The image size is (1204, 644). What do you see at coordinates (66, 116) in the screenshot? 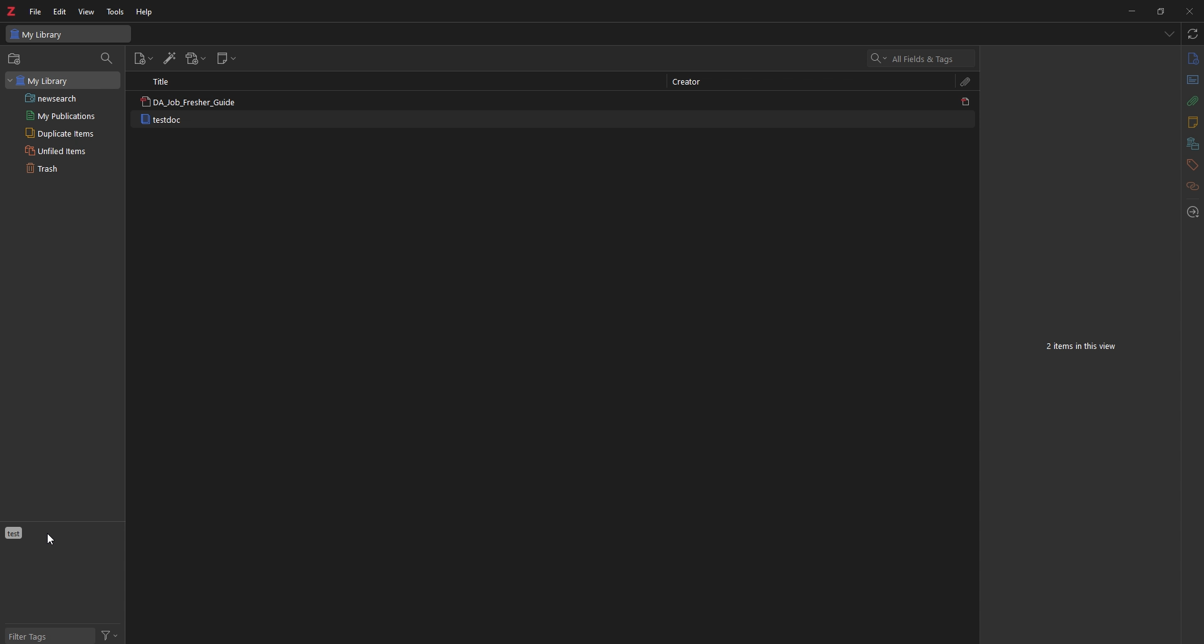
I see `my publications` at bounding box center [66, 116].